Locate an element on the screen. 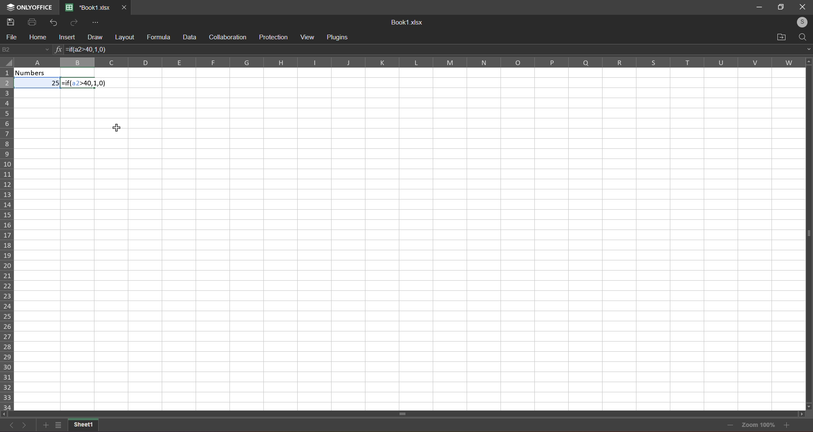 Image resolution: width=813 pixels, height=432 pixels. draw is located at coordinates (93, 36).